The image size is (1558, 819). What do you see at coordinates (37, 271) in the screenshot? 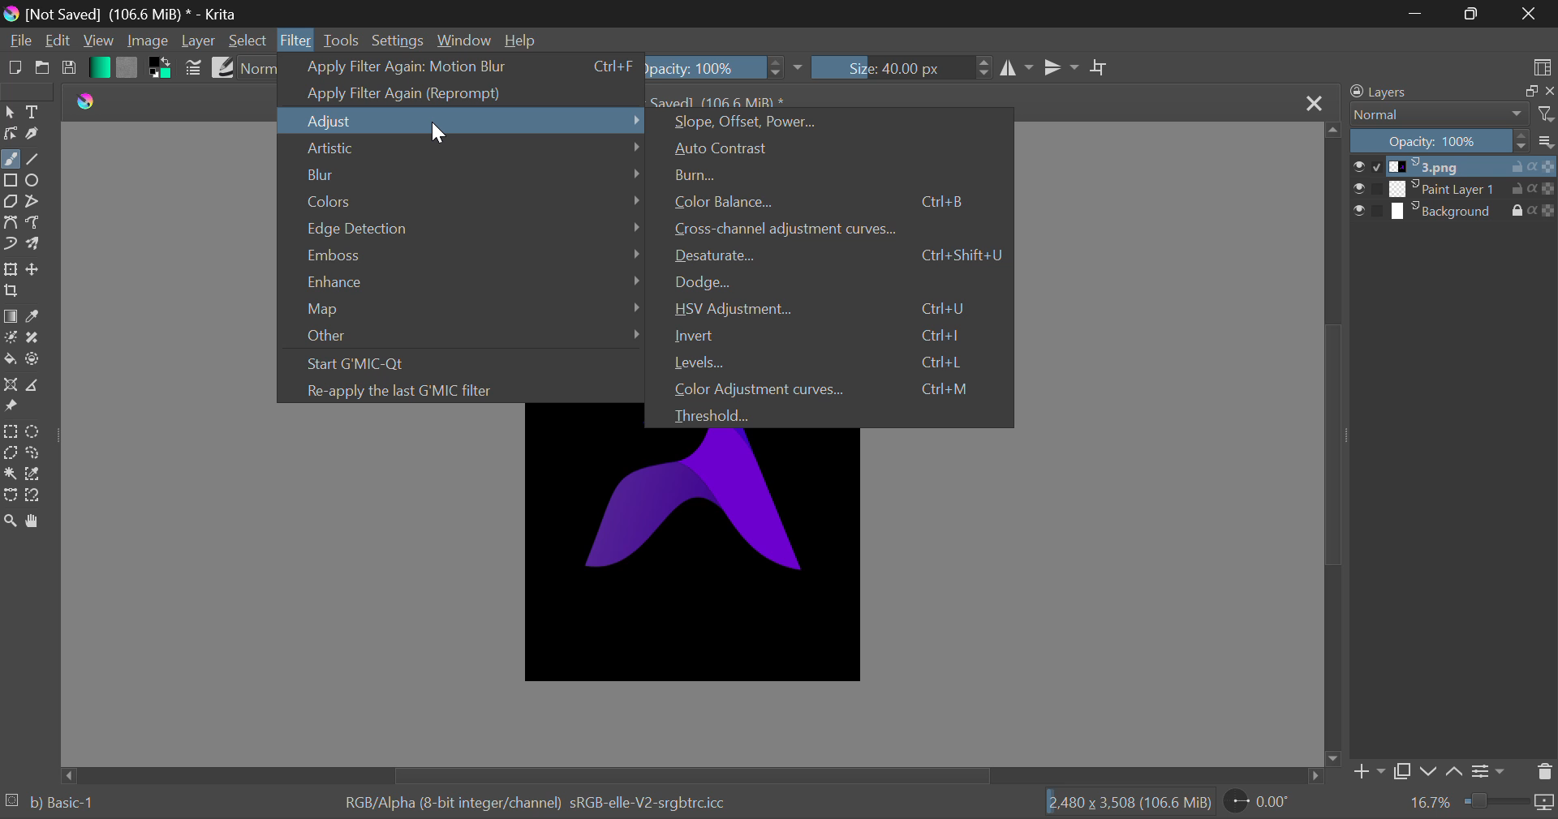
I see `Move Layer` at bounding box center [37, 271].